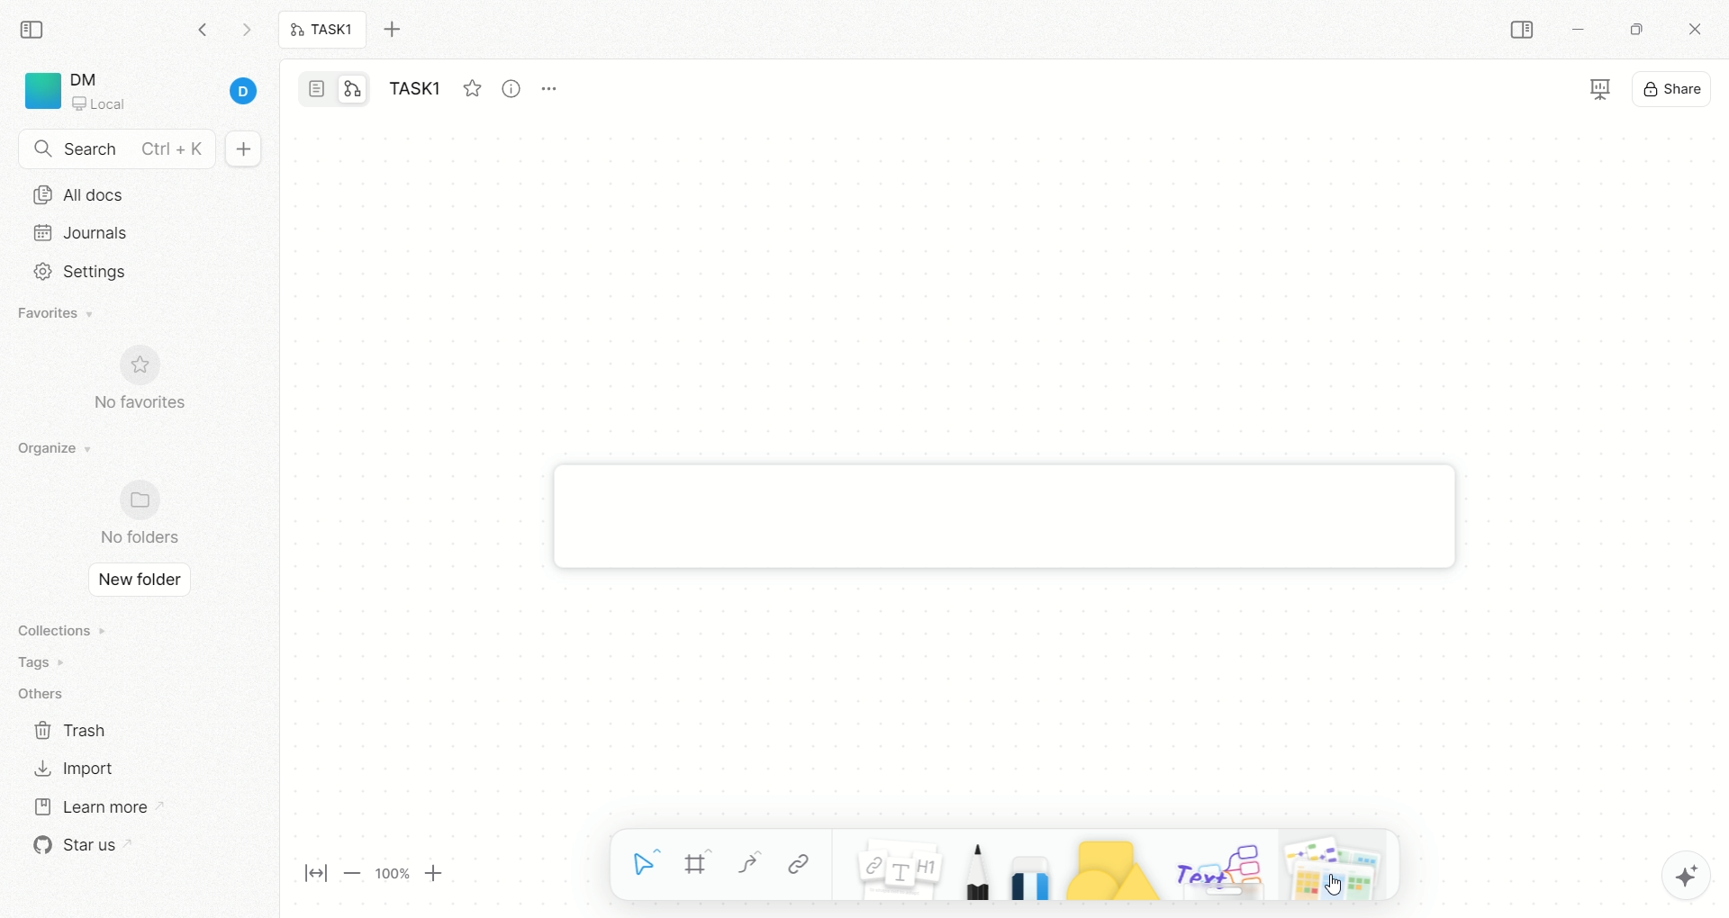  What do you see at coordinates (1674, 86) in the screenshot?
I see `share` at bounding box center [1674, 86].